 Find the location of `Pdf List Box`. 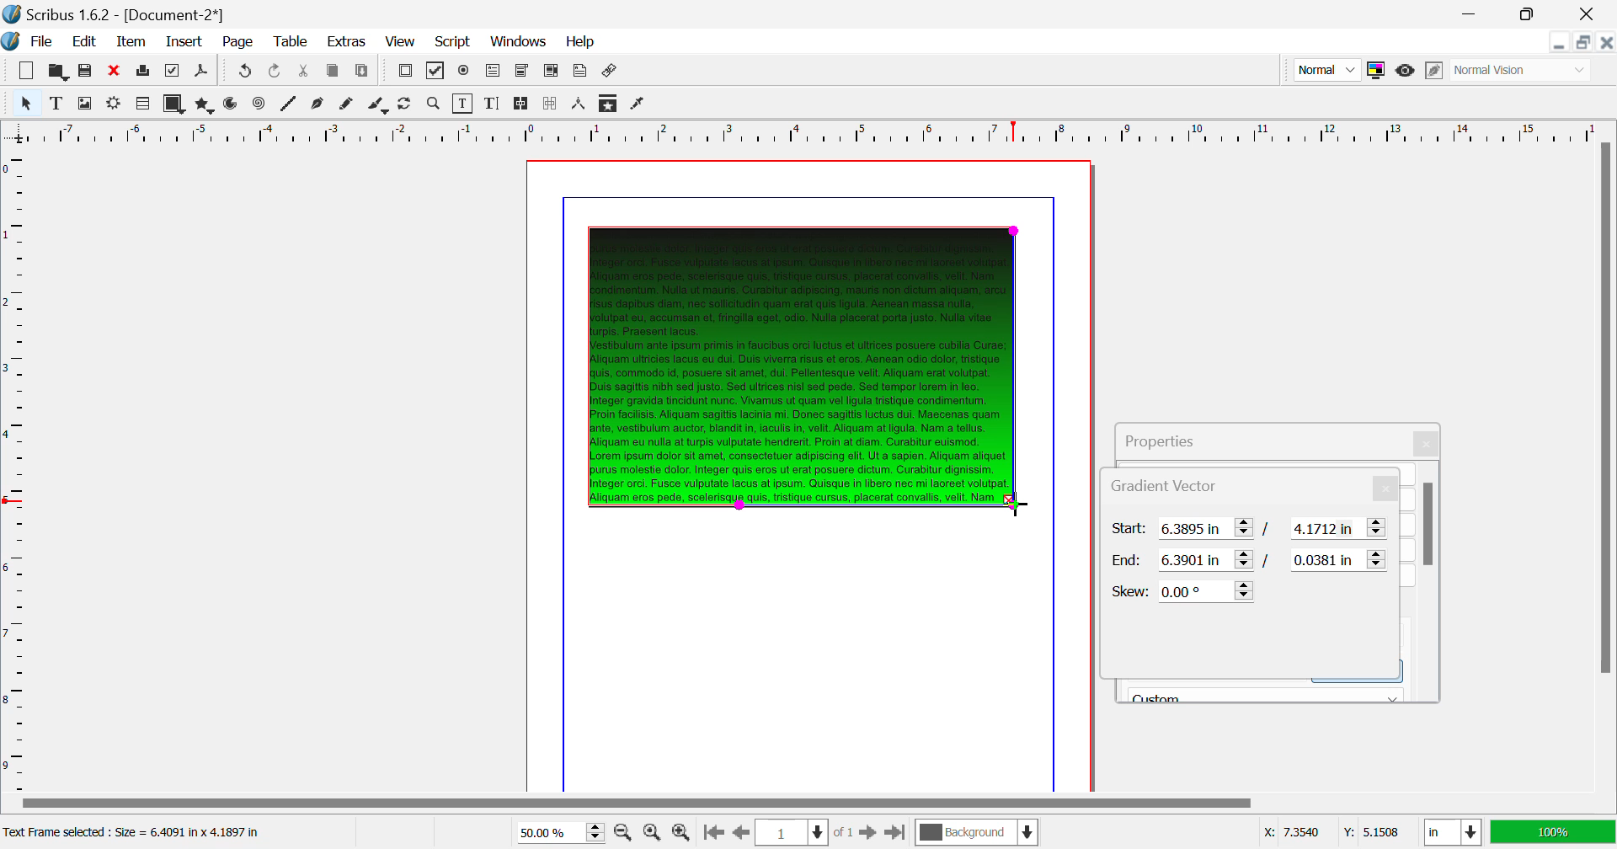

Pdf List Box is located at coordinates (551, 72).